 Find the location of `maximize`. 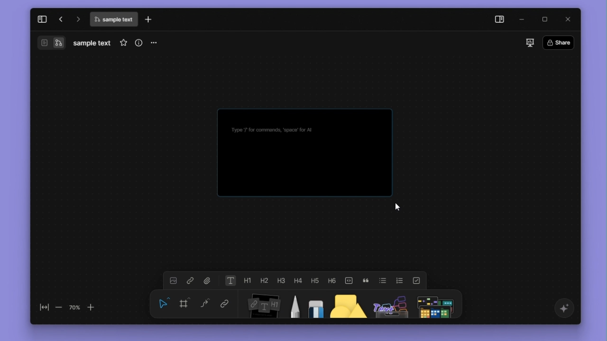

maximize is located at coordinates (546, 18).